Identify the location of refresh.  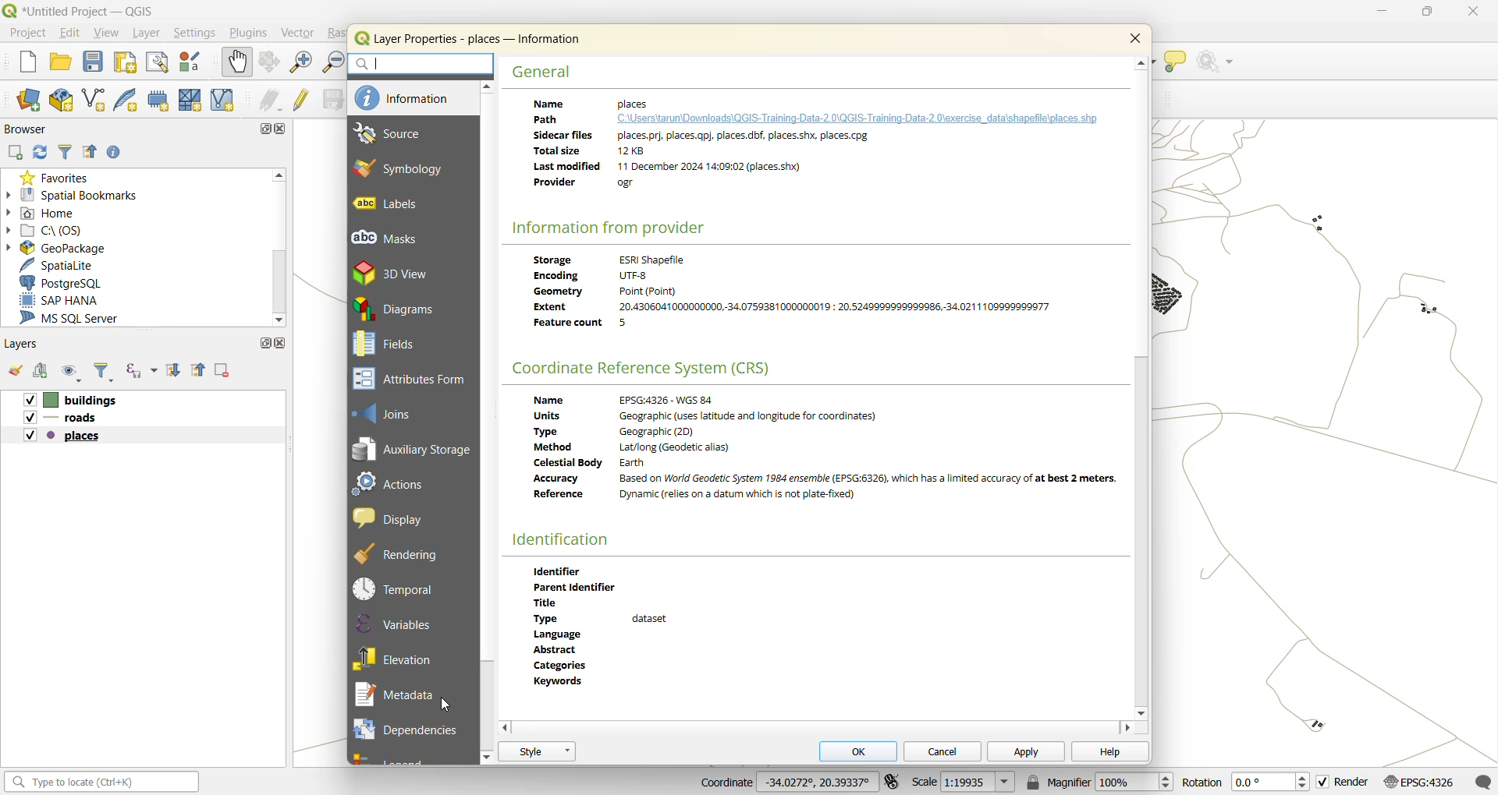
(41, 152).